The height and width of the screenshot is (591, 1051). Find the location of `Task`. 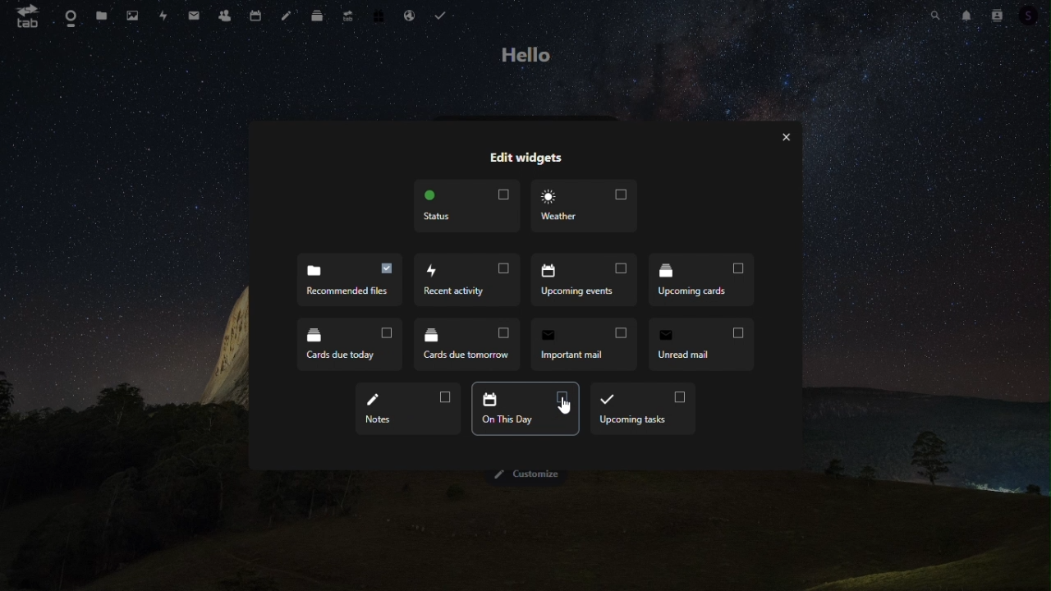

Task is located at coordinates (446, 17).